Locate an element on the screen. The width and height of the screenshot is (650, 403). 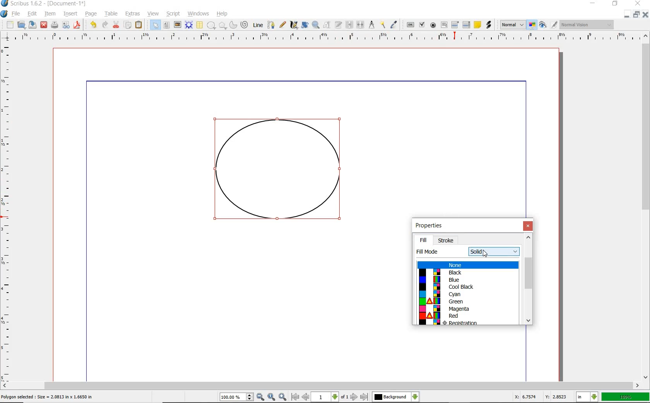
RULER is located at coordinates (323, 38).